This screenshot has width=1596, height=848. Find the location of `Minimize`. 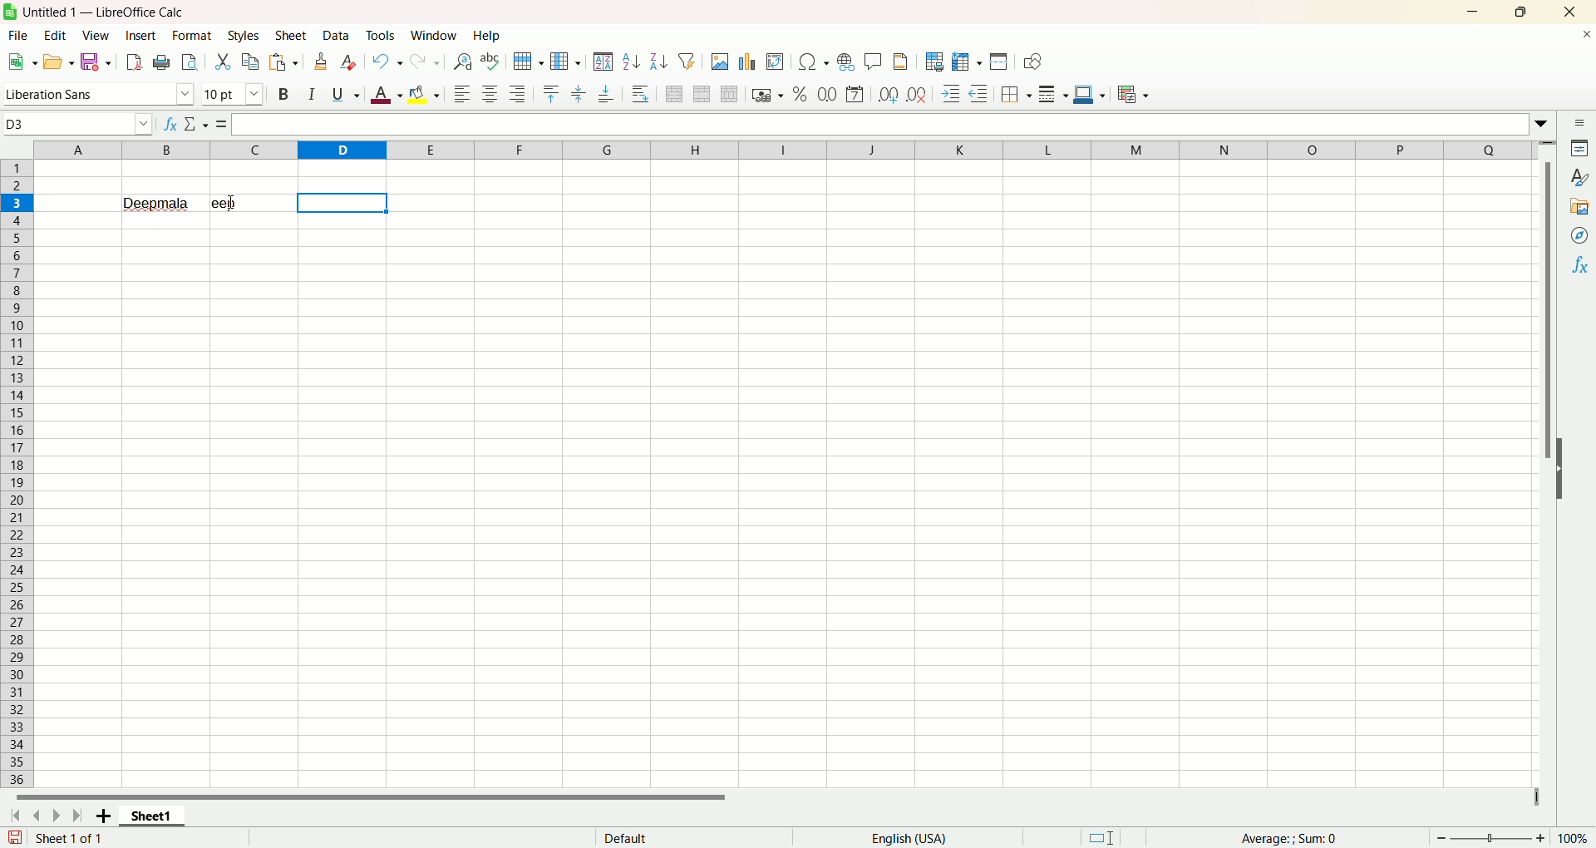

Minimize is located at coordinates (1480, 10).